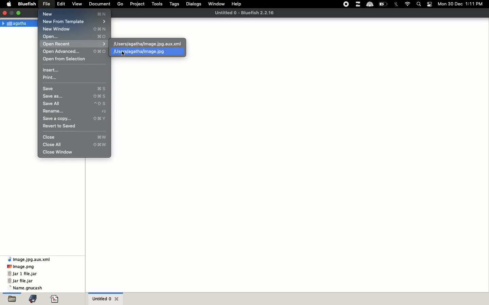  Describe the element at coordinates (21, 266) in the screenshot. I see `image.png` at that location.